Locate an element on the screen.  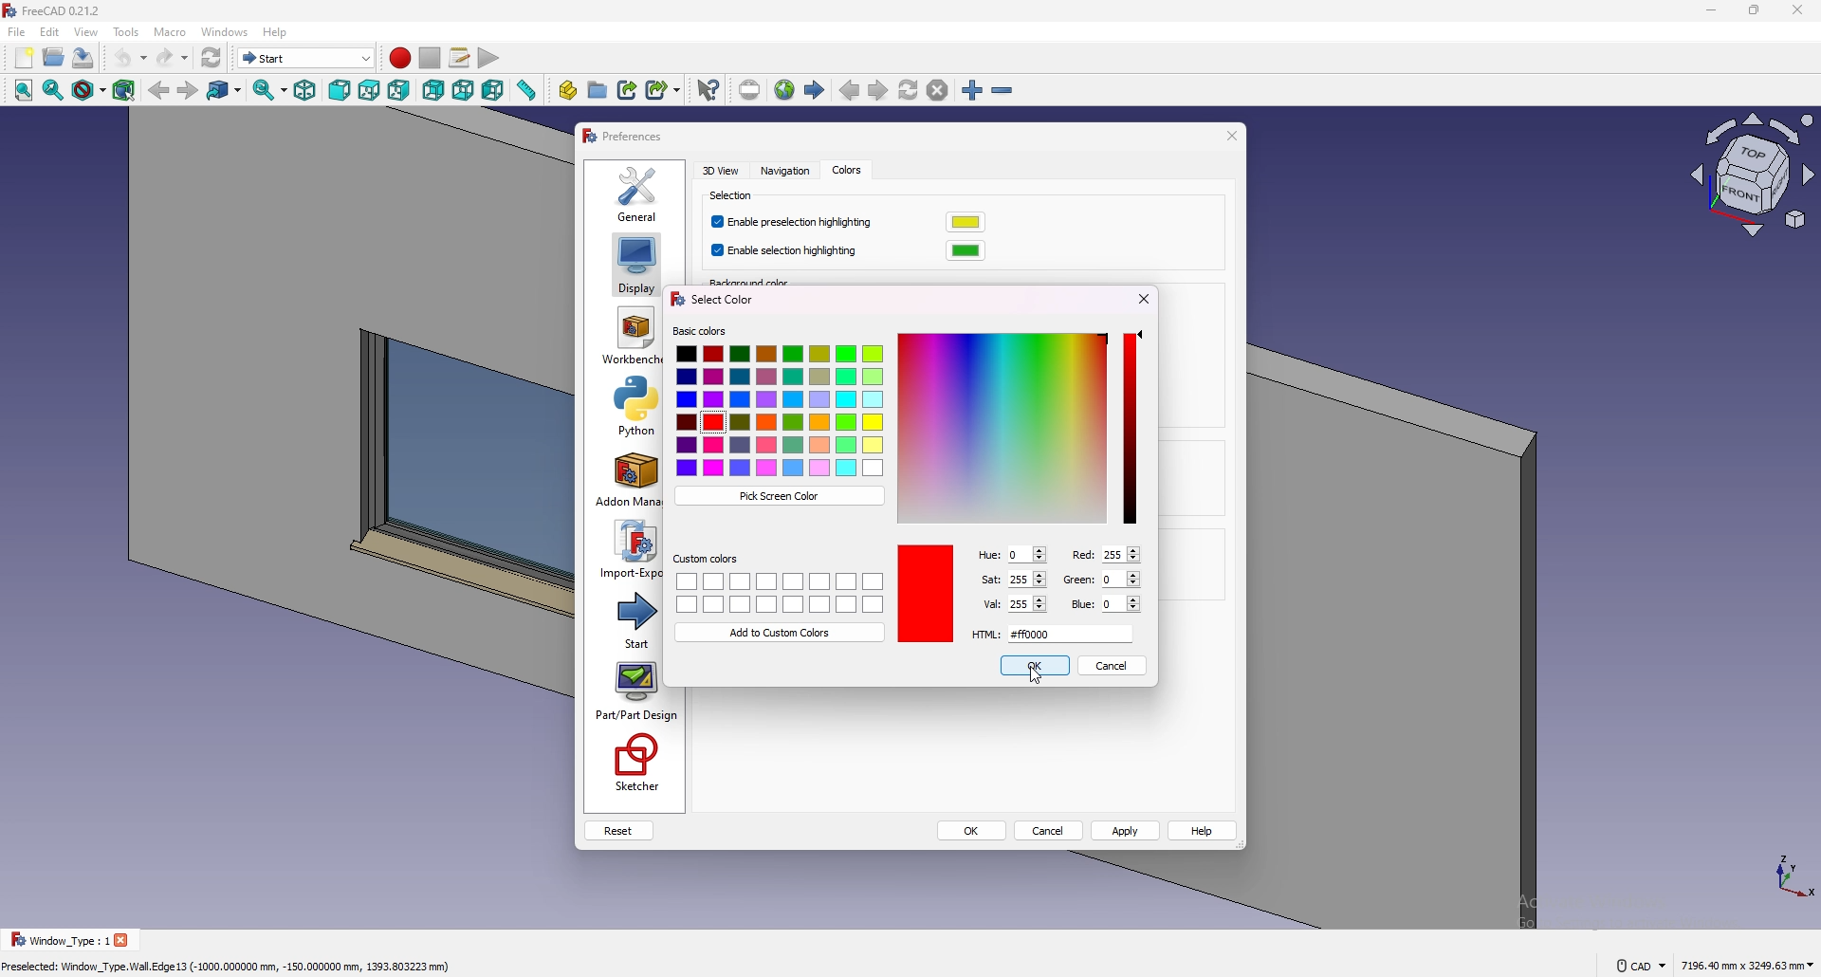
apply is located at coordinates (1127, 830).